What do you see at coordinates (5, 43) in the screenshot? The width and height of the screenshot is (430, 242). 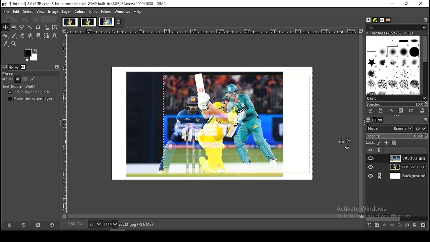 I see `color picker tool` at bounding box center [5, 43].